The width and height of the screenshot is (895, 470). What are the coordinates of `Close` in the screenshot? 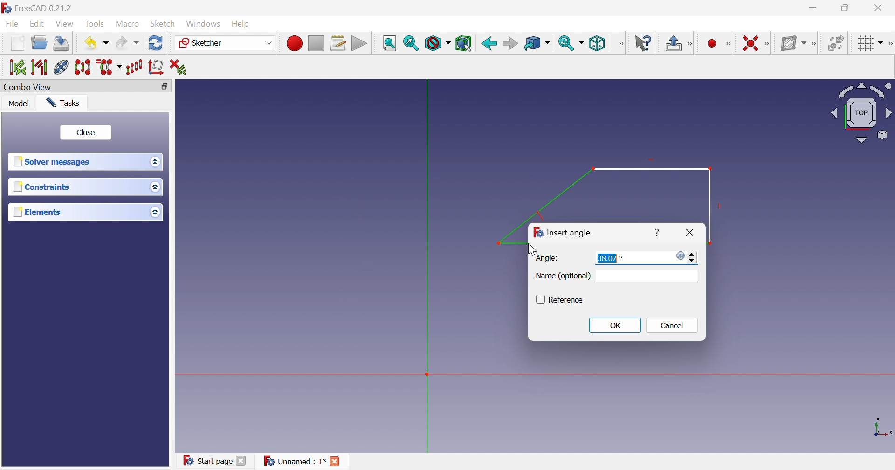 It's located at (880, 8).